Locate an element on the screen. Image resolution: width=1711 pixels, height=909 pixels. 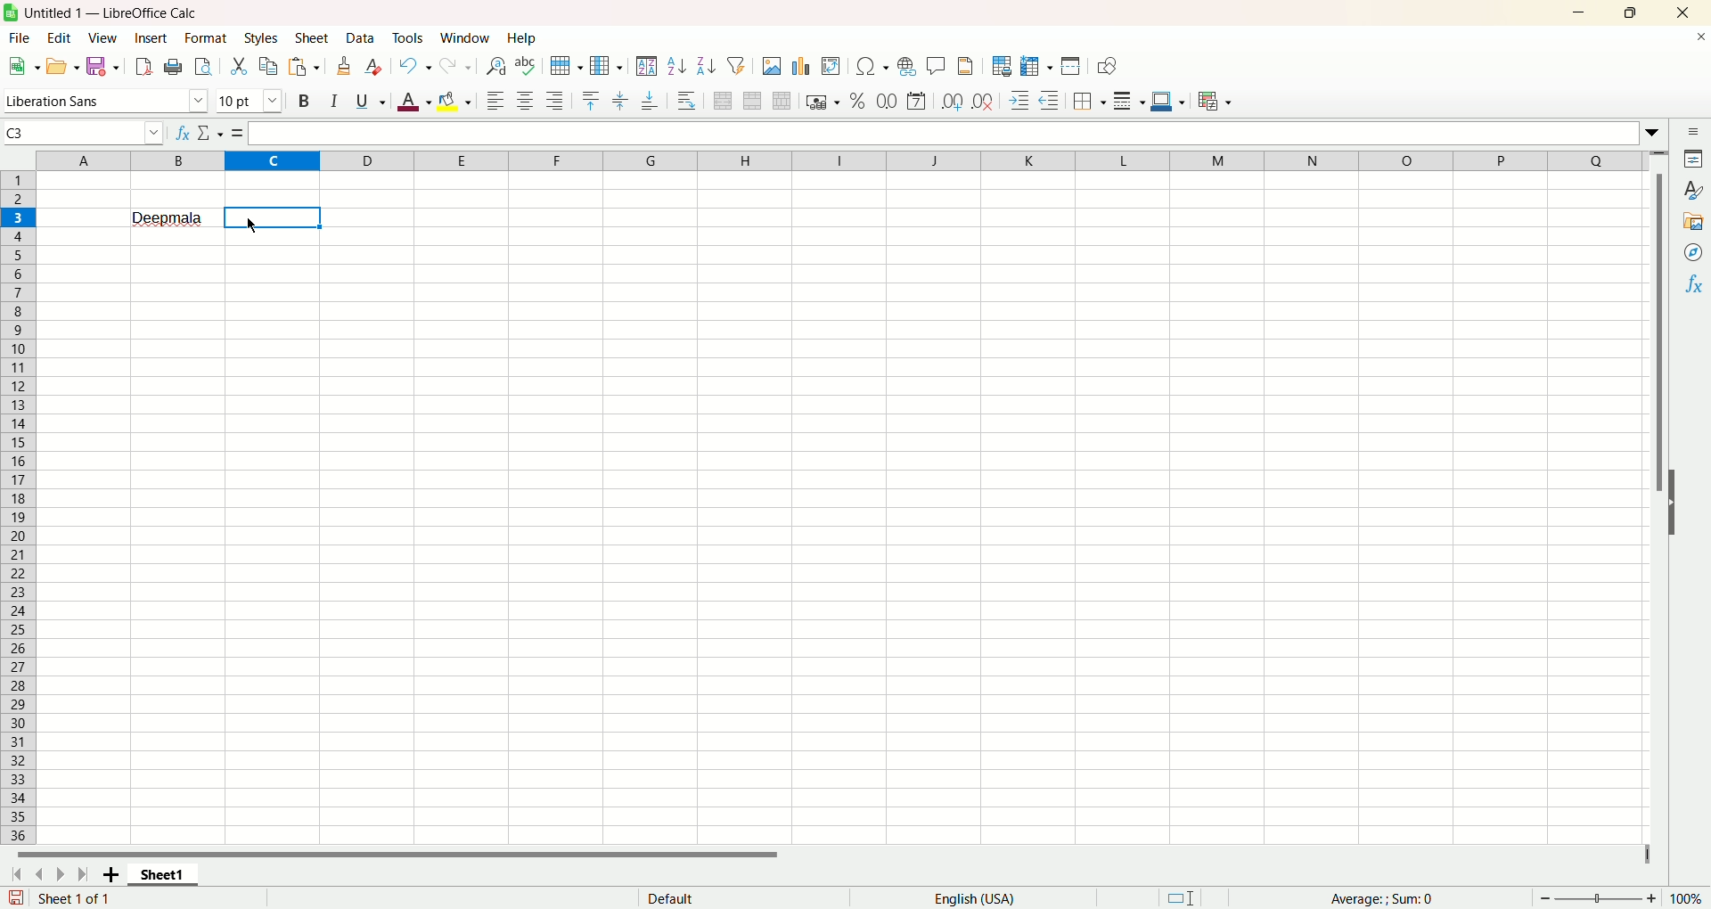
Sort decending is located at coordinates (707, 63).